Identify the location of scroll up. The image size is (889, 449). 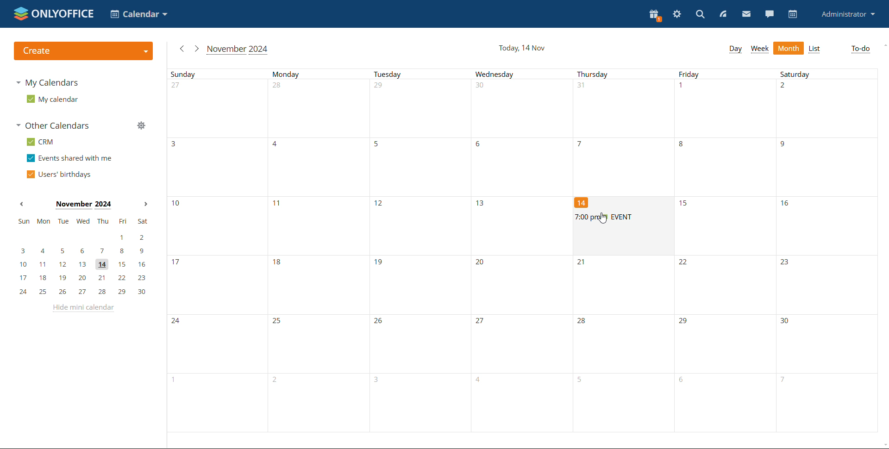
(883, 45).